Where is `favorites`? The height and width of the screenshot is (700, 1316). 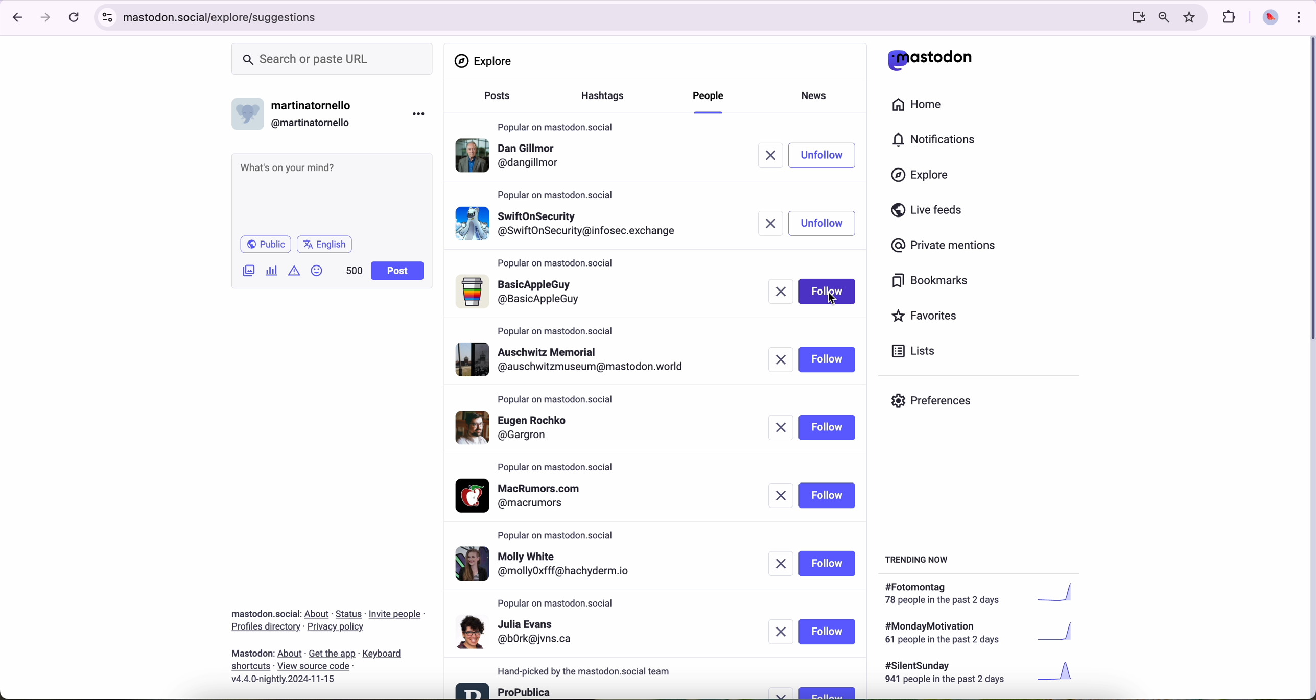
favorites is located at coordinates (929, 317).